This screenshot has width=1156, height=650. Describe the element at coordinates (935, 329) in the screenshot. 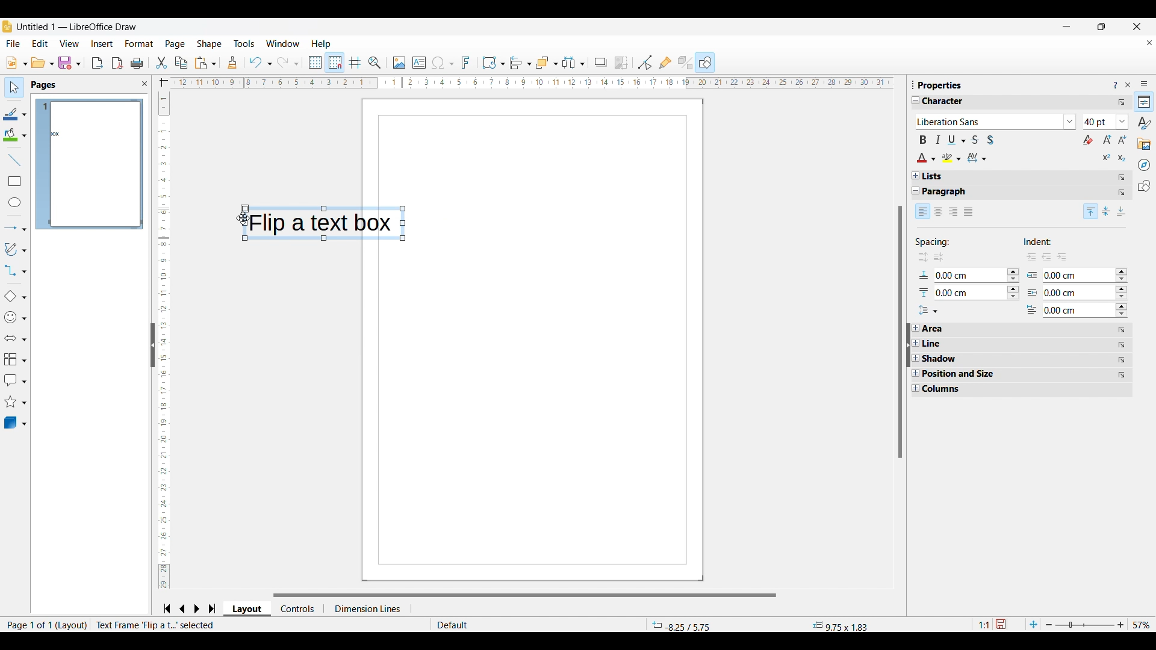

I see `Area property` at that location.